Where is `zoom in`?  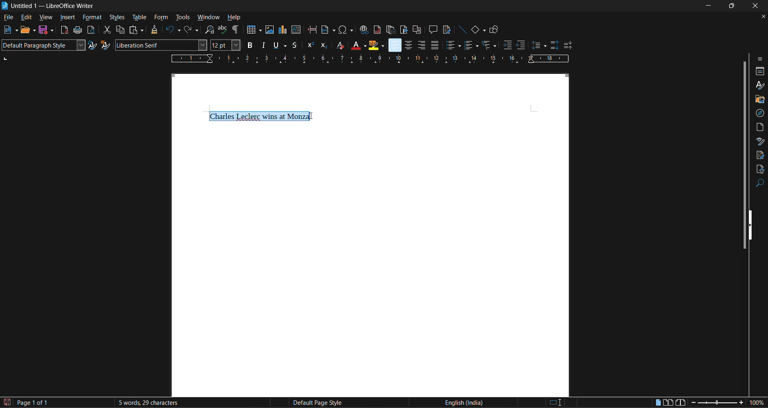
zoom in is located at coordinates (742, 403).